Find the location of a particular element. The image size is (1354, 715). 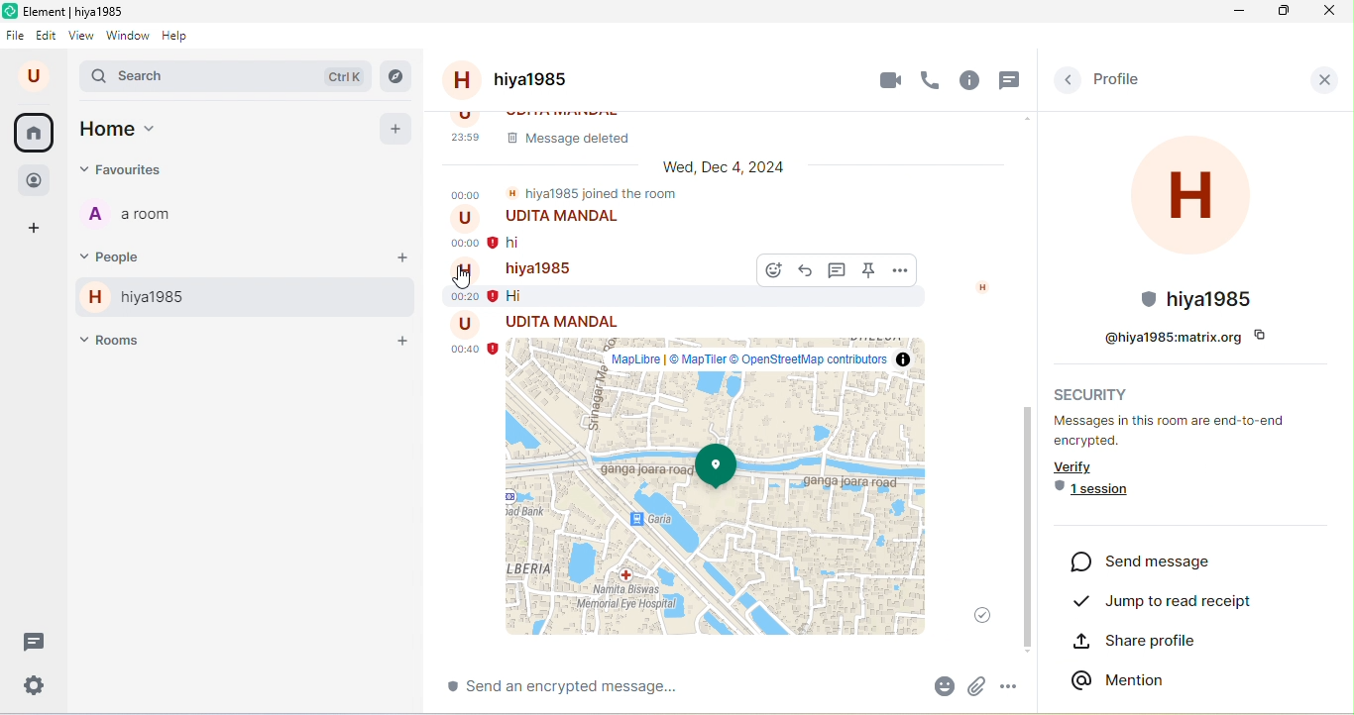

file is located at coordinates (15, 37).